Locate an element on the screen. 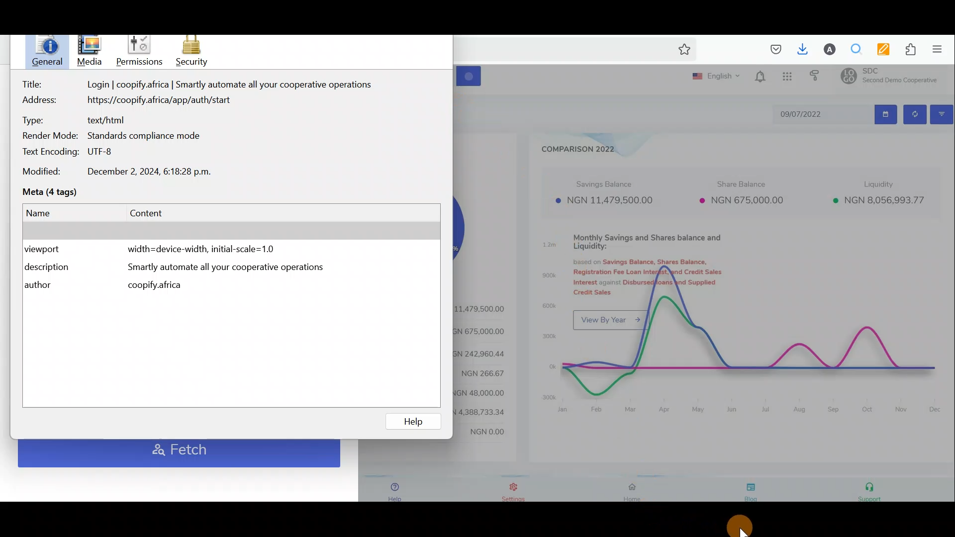  Meta (4 tags) is located at coordinates (67, 190).